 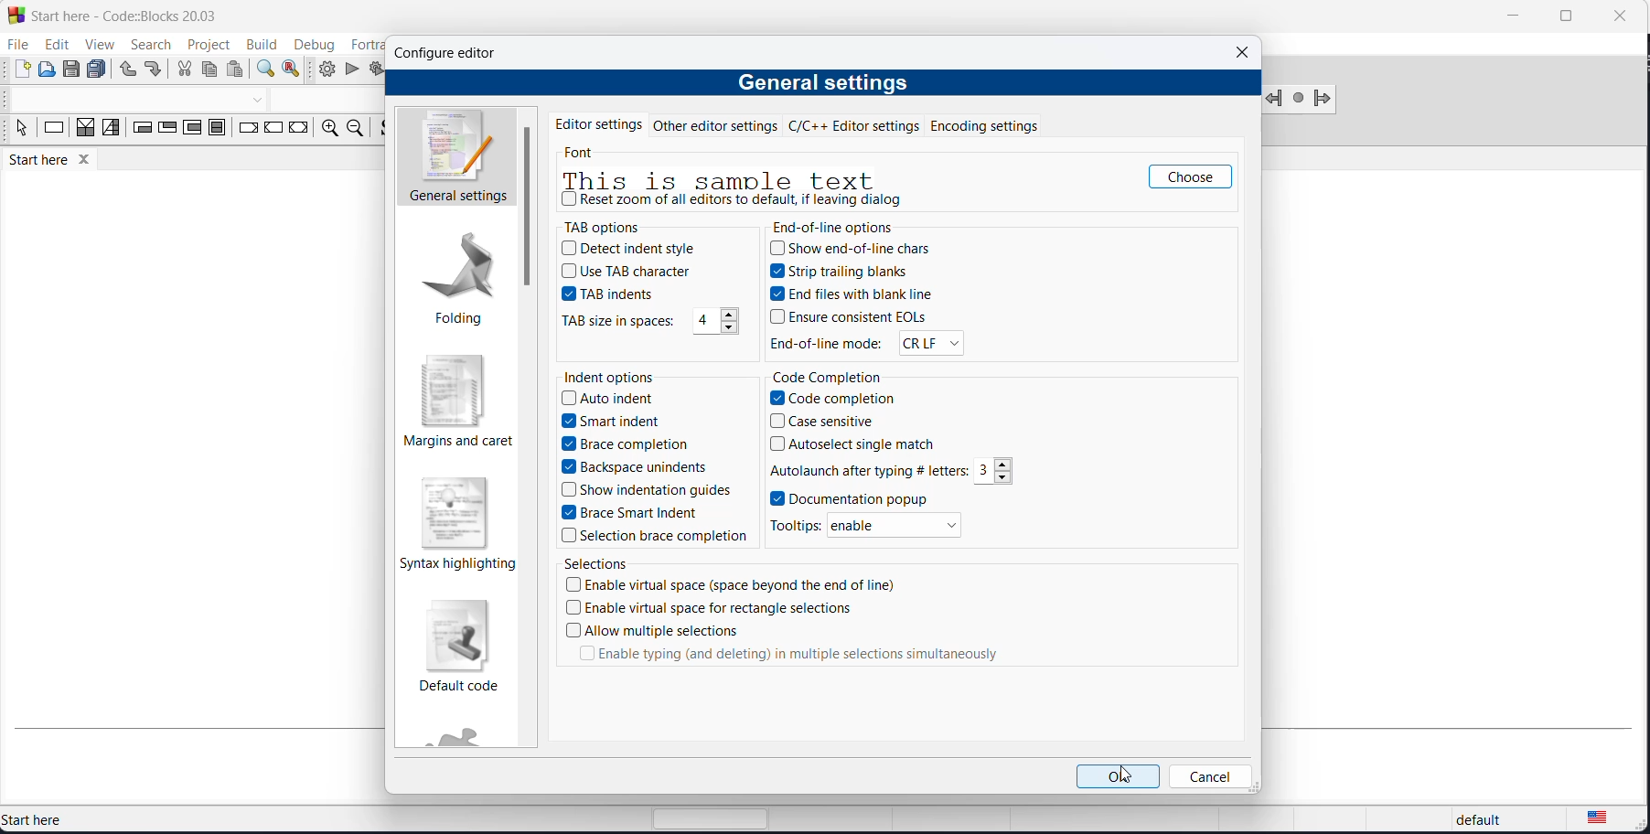 What do you see at coordinates (260, 44) in the screenshot?
I see `build` at bounding box center [260, 44].